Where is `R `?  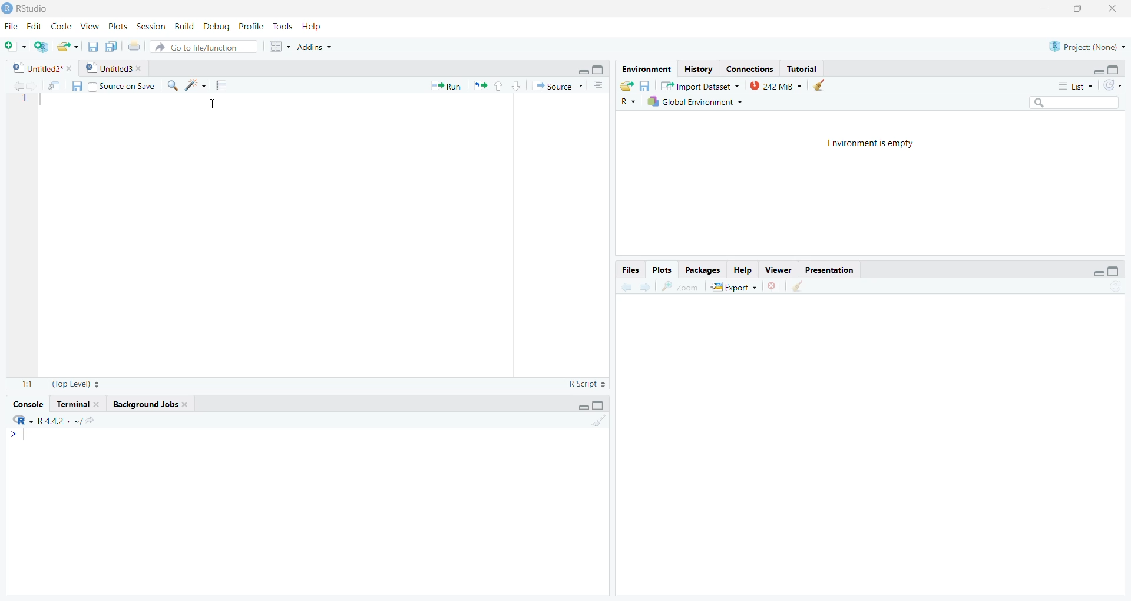 R  is located at coordinates (23, 420).